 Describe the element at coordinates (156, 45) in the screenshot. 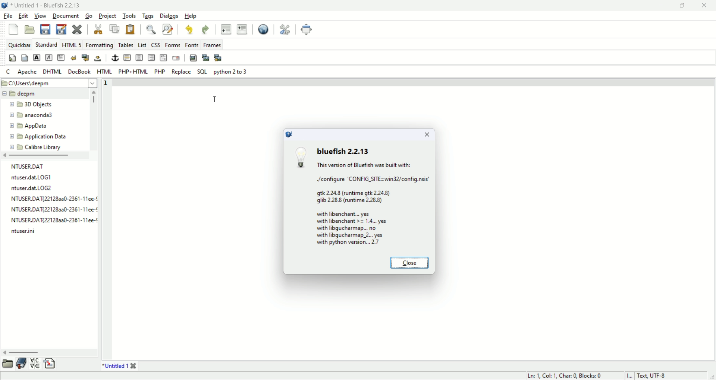

I see `CSS` at that location.